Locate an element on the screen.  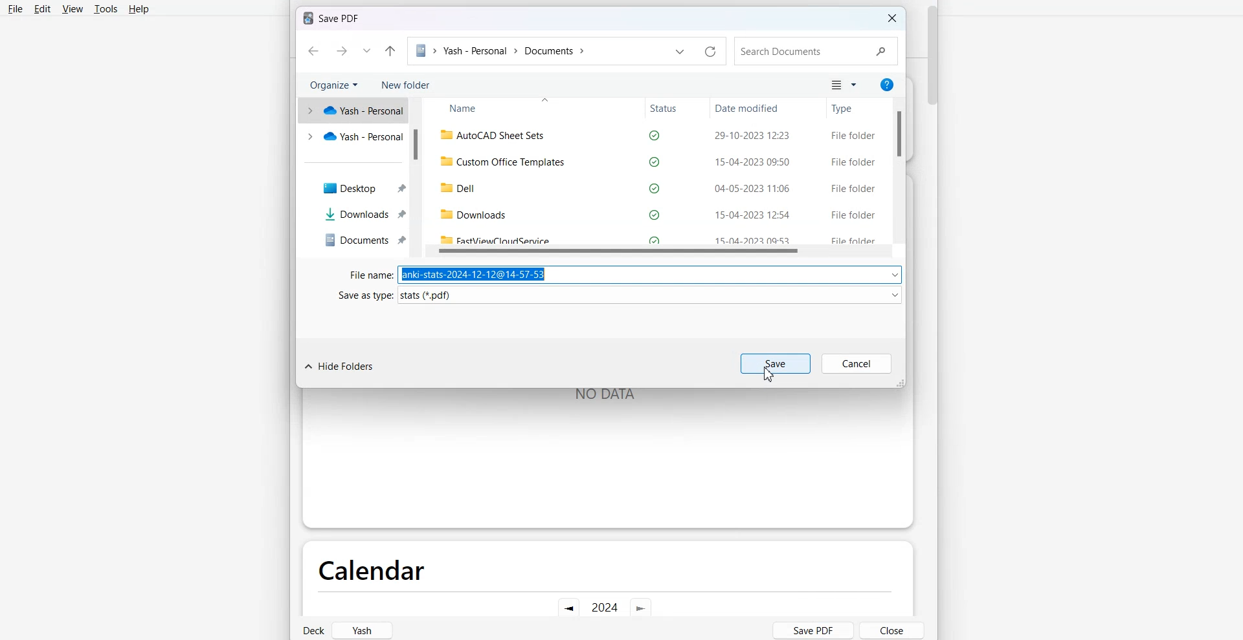
View is located at coordinates (72, 9).